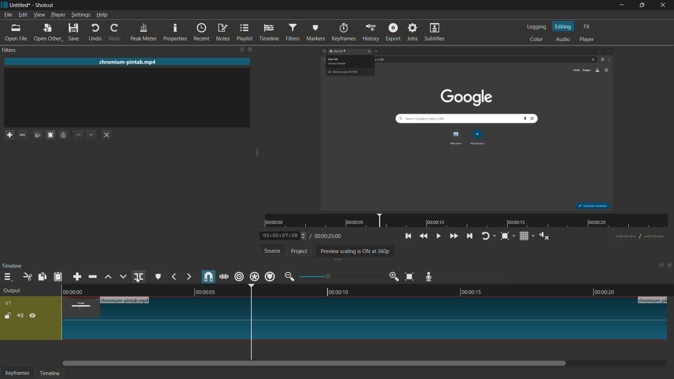  I want to click on jobs, so click(412, 32).